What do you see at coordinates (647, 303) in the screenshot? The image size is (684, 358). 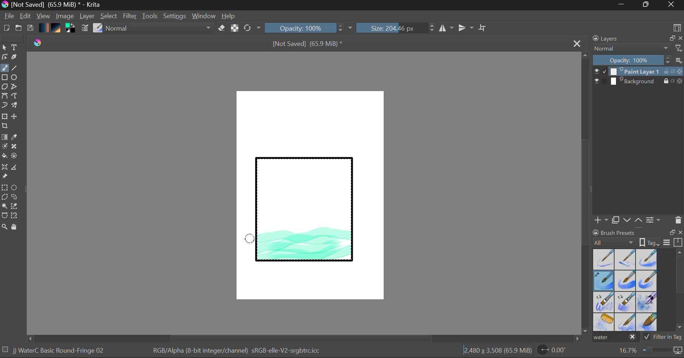 I see `Water C - Special Blobs` at bounding box center [647, 303].